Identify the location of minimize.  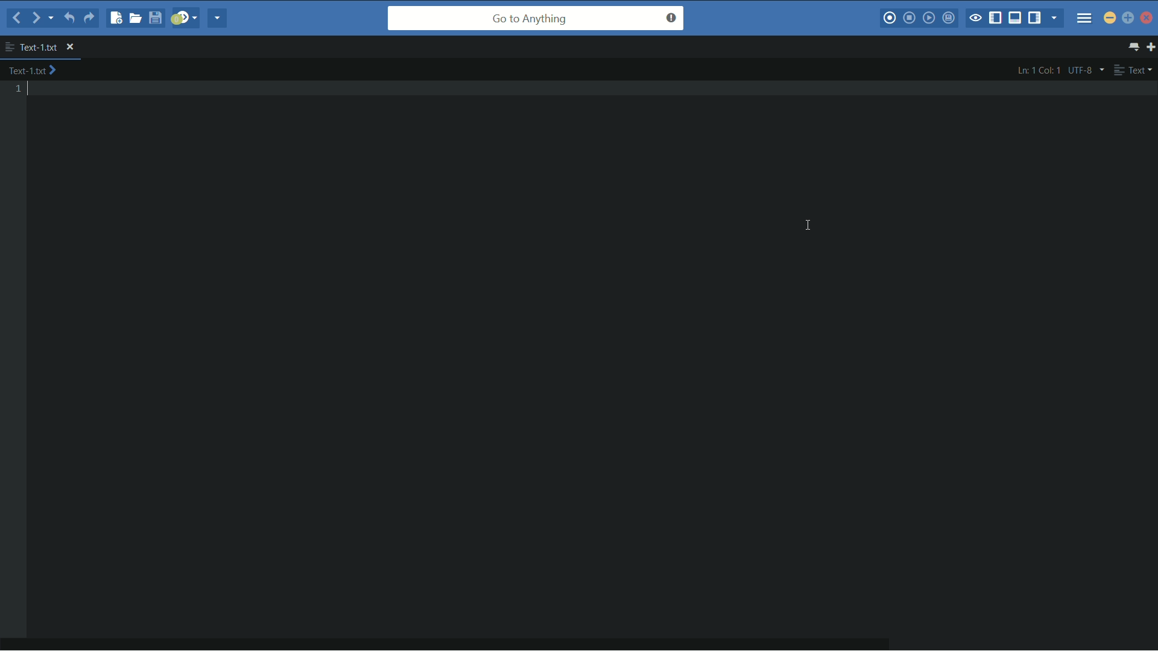
(1110, 19).